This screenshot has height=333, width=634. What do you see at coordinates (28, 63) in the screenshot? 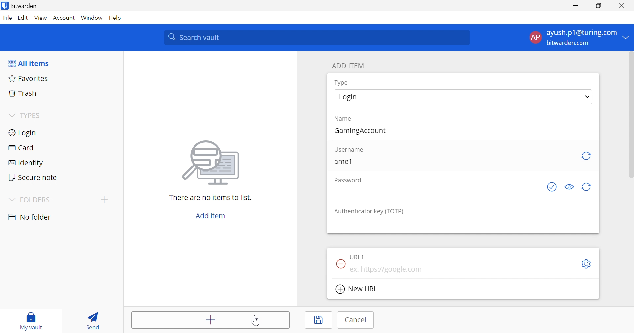
I see `All items` at bounding box center [28, 63].